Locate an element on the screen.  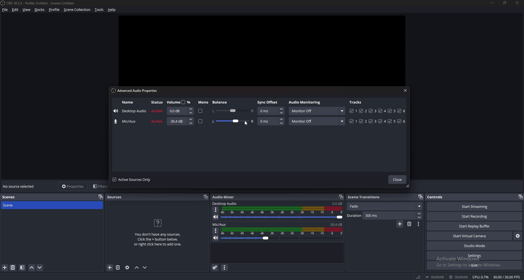
remove scene is located at coordinates (409, 224).